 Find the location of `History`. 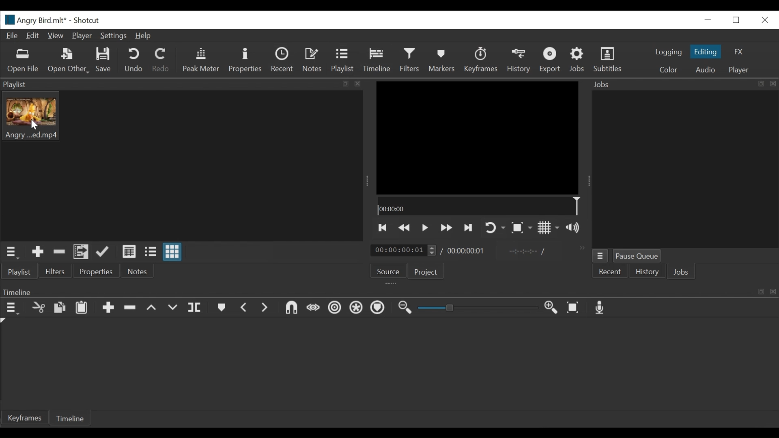

History is located at coordinates (519, 60).